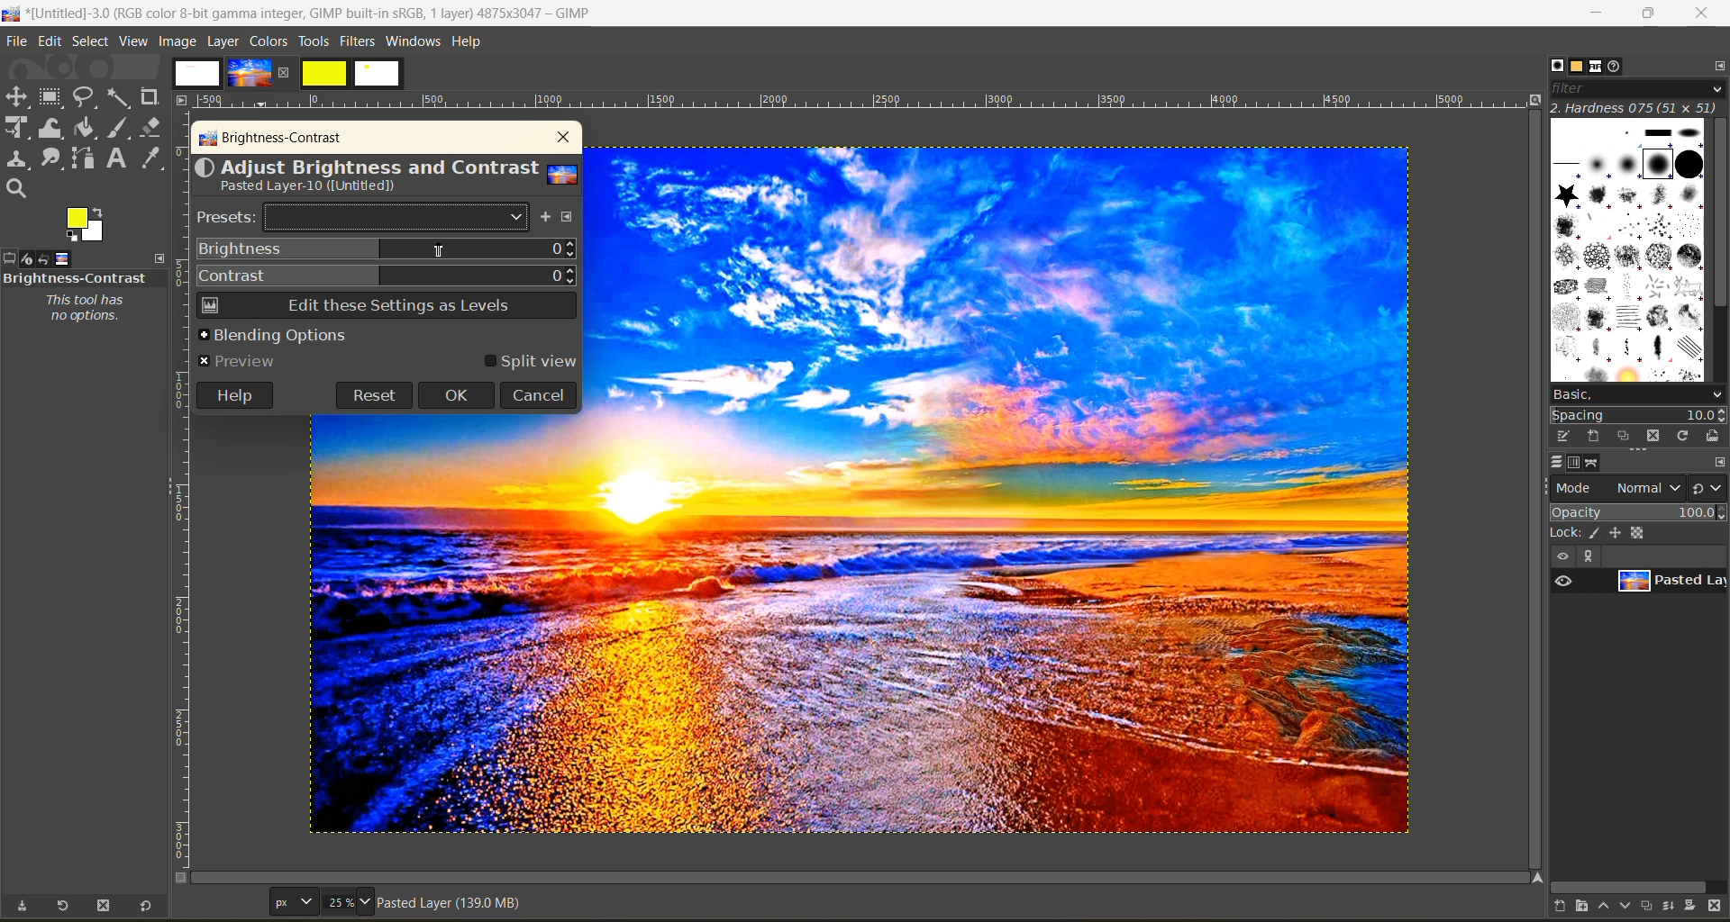 The width and height of the screenshot is (1730, 922). I want to click on merge this layer, so click(1676, 908).